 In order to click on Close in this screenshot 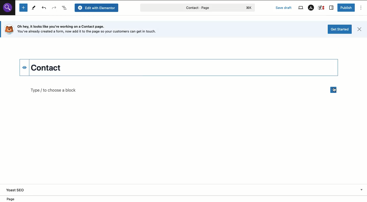, I will do `click(359, 30)`.